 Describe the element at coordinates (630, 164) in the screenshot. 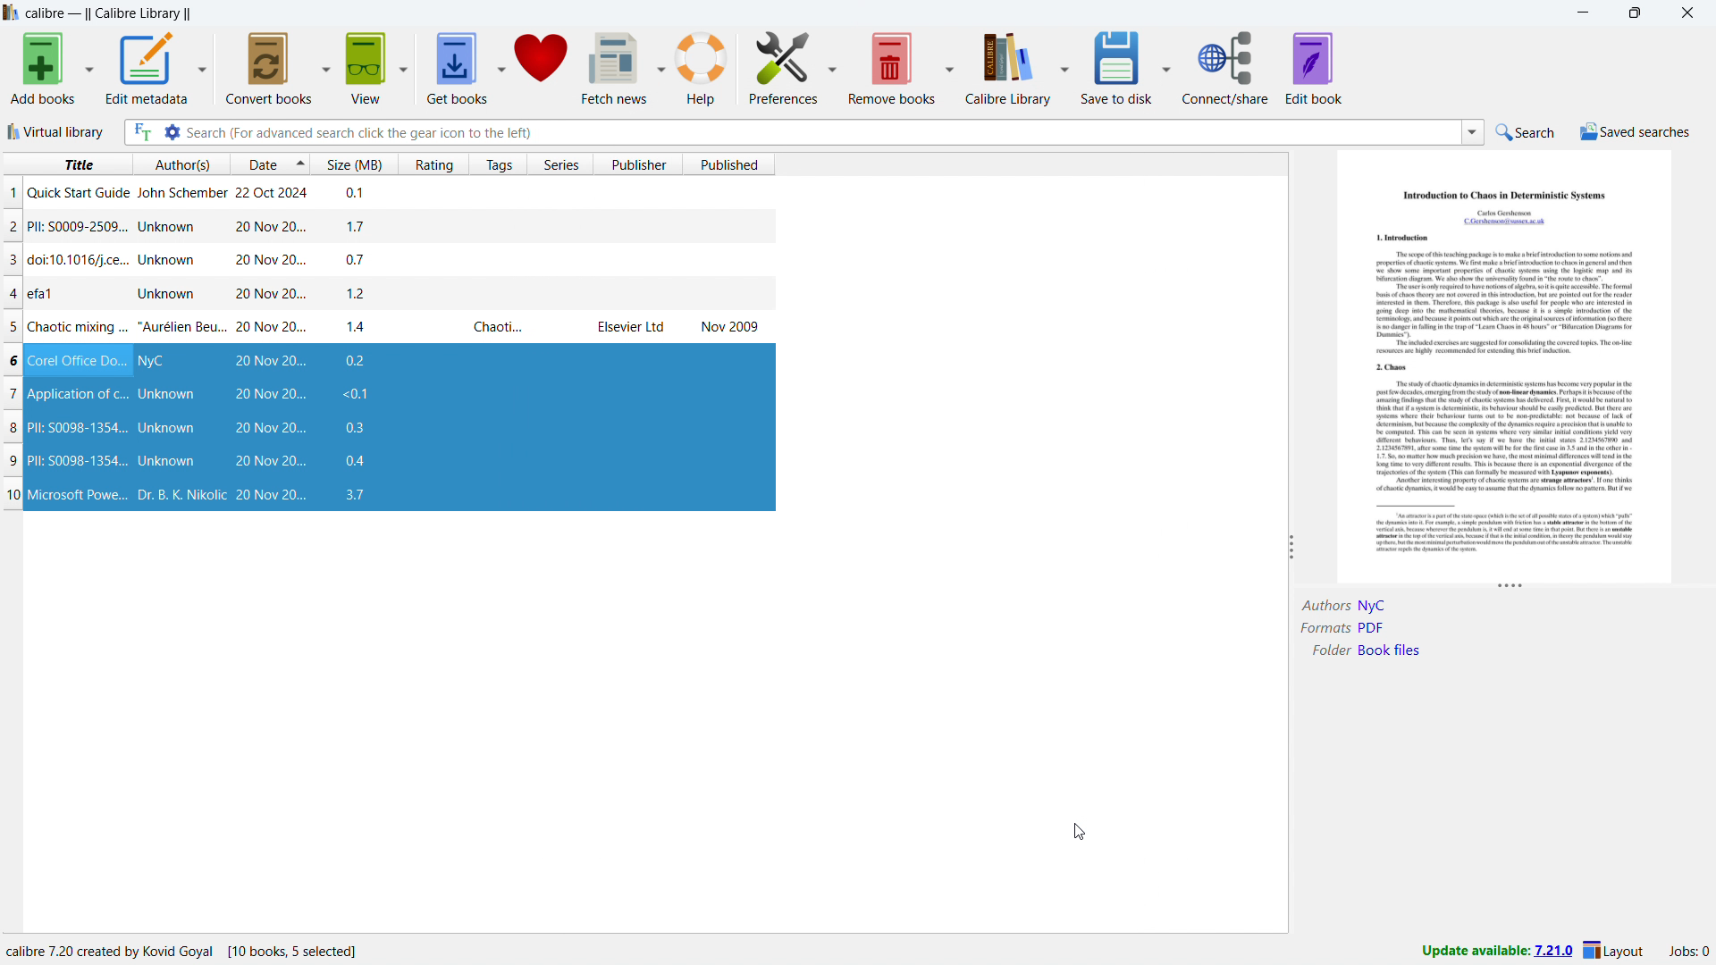

I see `sort by publisher` at that location.